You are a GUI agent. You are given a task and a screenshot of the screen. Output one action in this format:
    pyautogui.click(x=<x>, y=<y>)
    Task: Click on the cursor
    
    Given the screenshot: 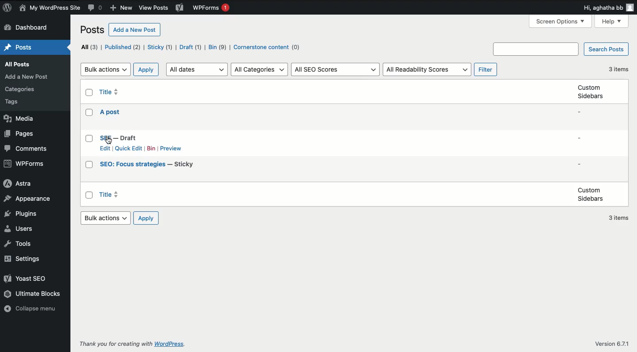 What is the action you would take?
    pyautogui.click(x=108, y=140)
    